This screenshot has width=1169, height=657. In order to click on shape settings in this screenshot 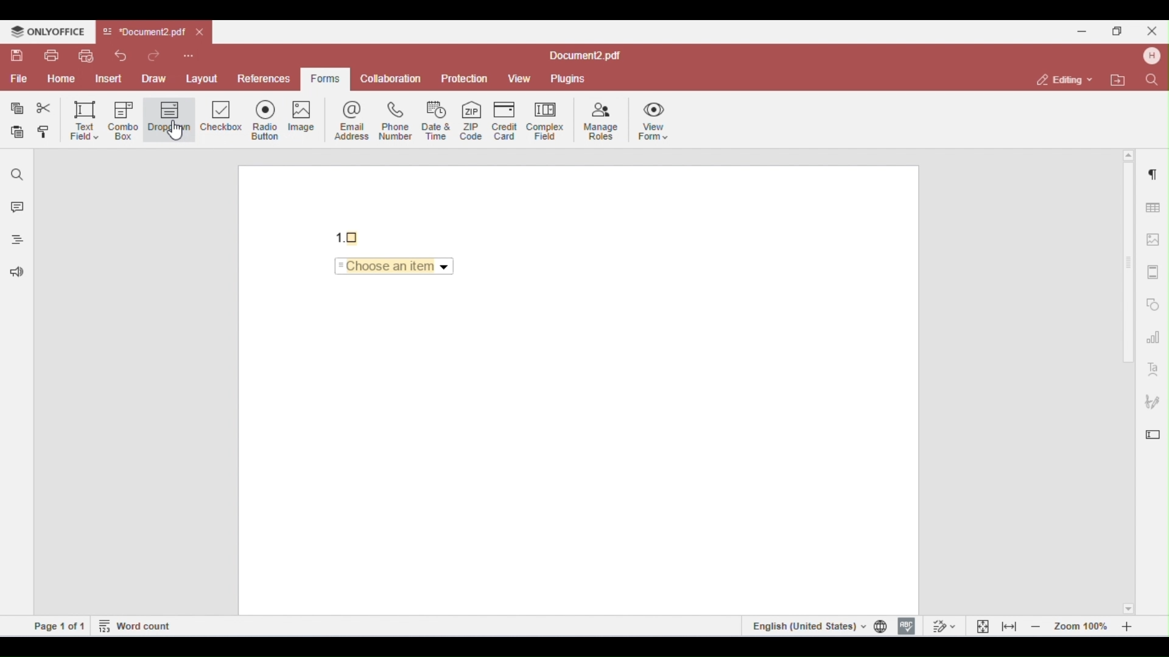, I will do `click(1153, 302)`.